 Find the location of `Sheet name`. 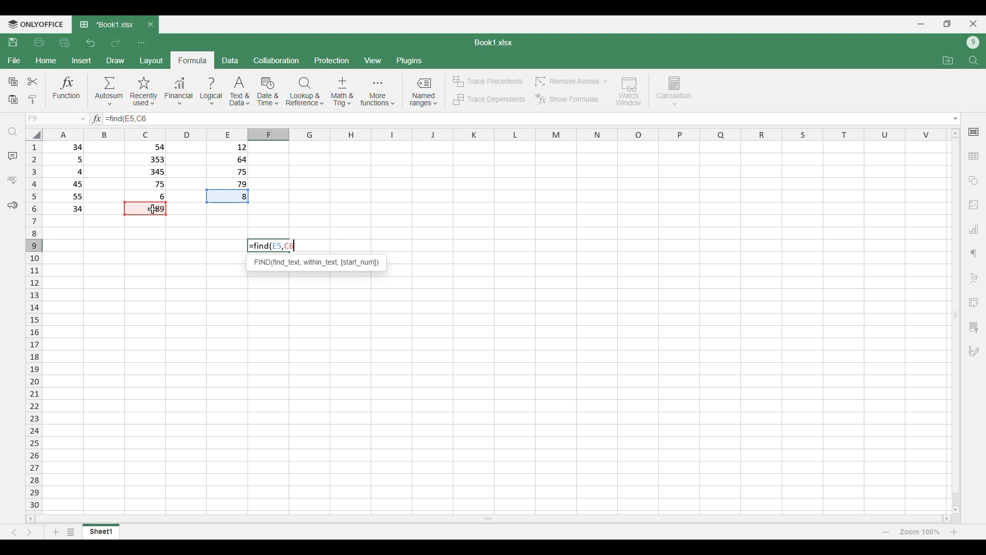

Sheet name is located at coordinates (494, 43).